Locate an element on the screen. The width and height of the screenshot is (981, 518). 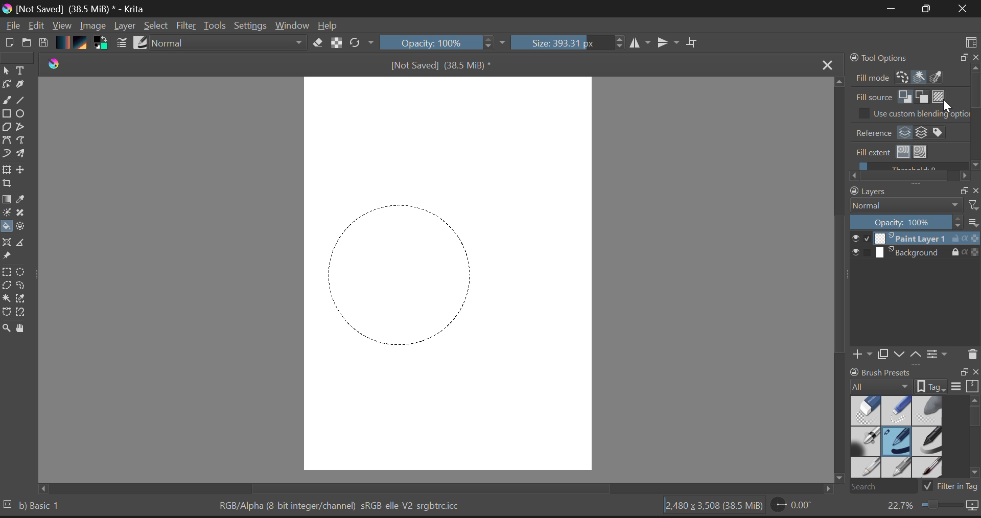
Line is located at coordinates (24, 102).